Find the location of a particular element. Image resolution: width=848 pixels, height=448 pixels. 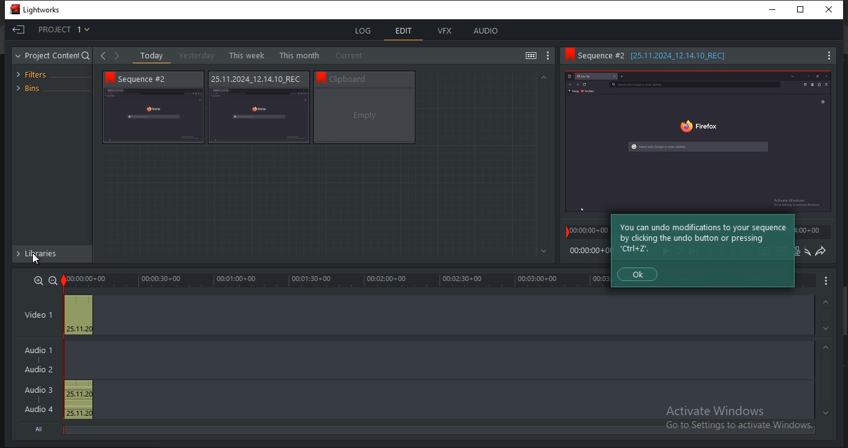

video 1 is located at coordinates (40, 314).